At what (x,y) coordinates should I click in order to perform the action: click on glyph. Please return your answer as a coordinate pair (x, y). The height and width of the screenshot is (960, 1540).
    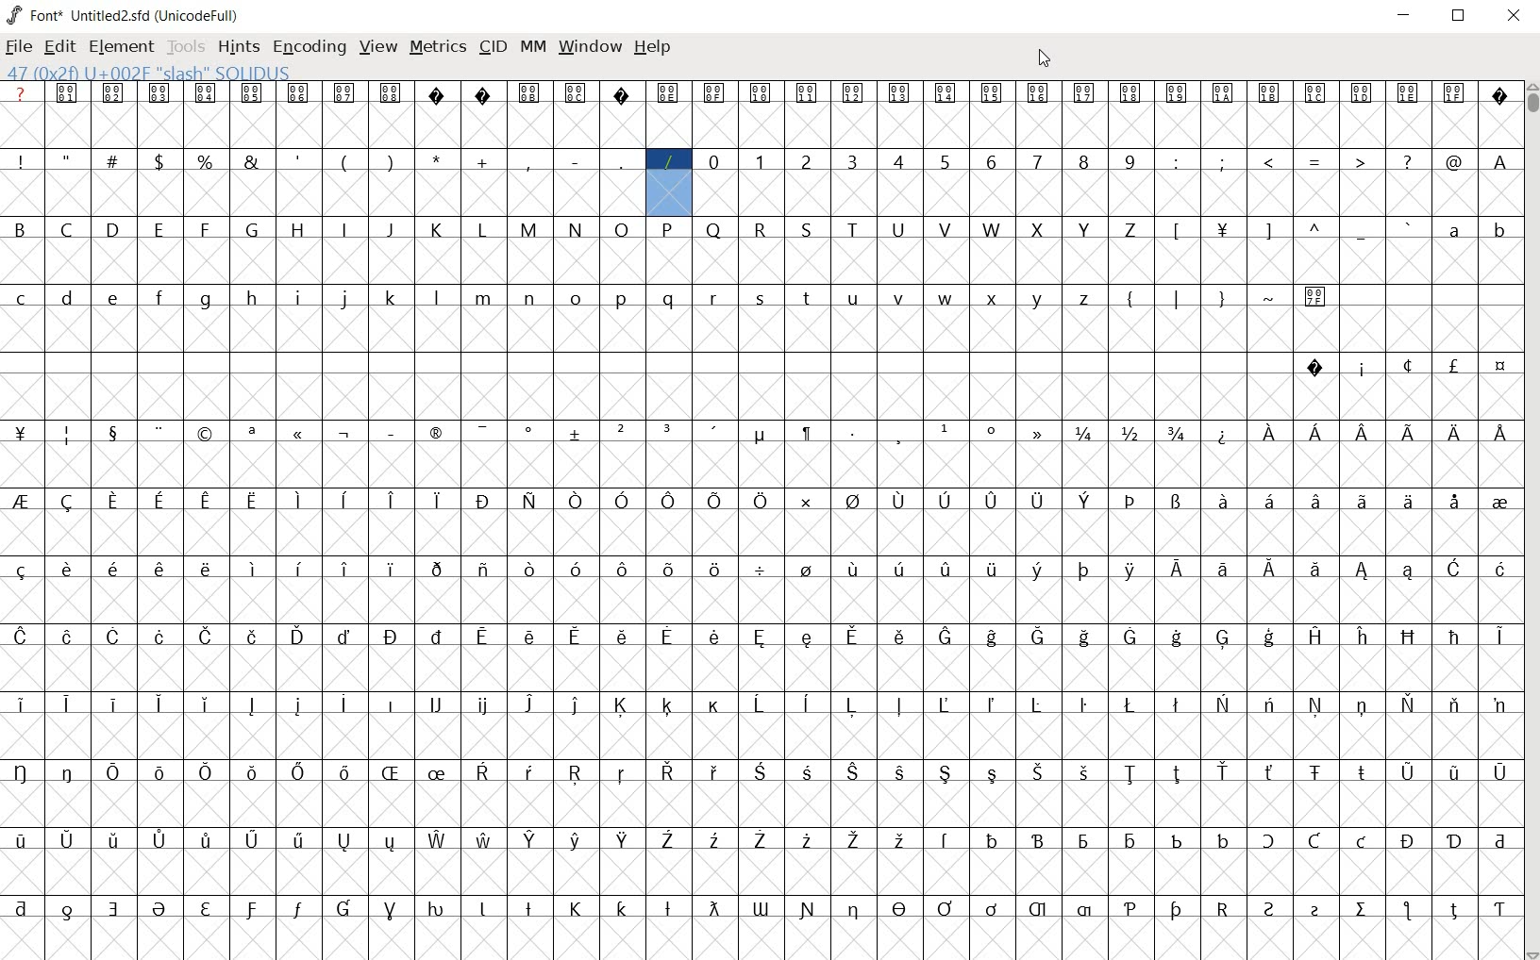
    Looking at the image, I should click on (1224, 500).